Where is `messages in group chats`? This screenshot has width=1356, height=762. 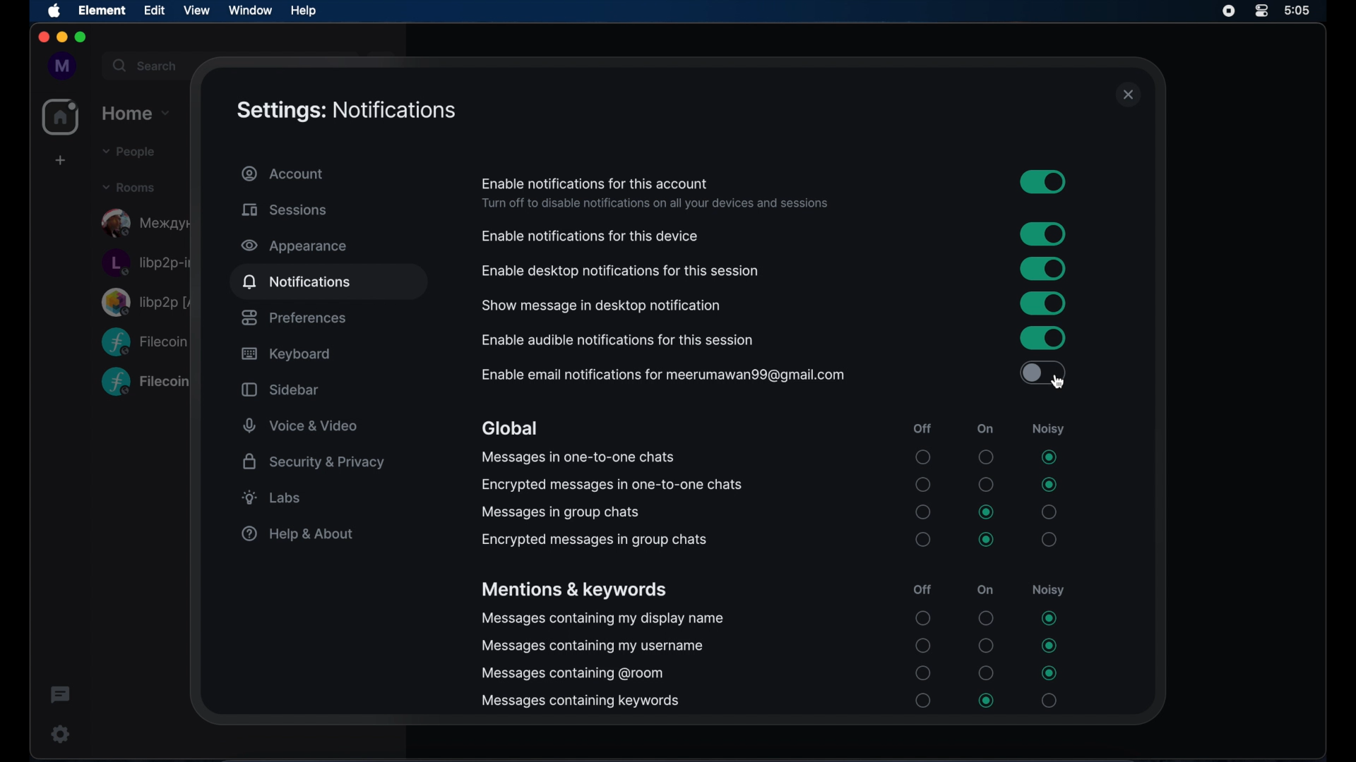 messages in group chats is located at coordinates (559, 512).